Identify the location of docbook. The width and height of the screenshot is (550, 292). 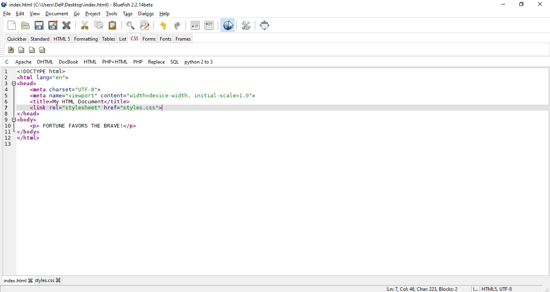
(69, 62).